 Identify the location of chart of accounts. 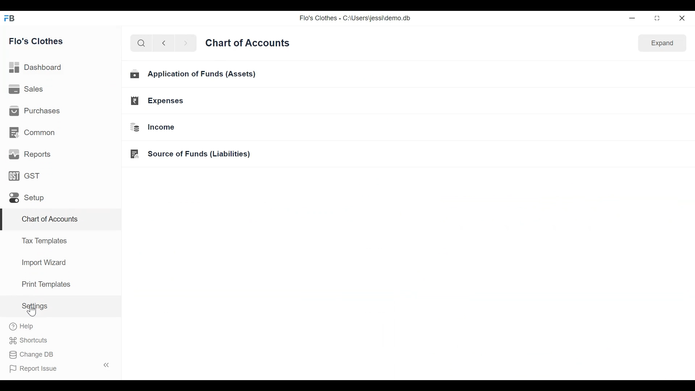
(51, 219).